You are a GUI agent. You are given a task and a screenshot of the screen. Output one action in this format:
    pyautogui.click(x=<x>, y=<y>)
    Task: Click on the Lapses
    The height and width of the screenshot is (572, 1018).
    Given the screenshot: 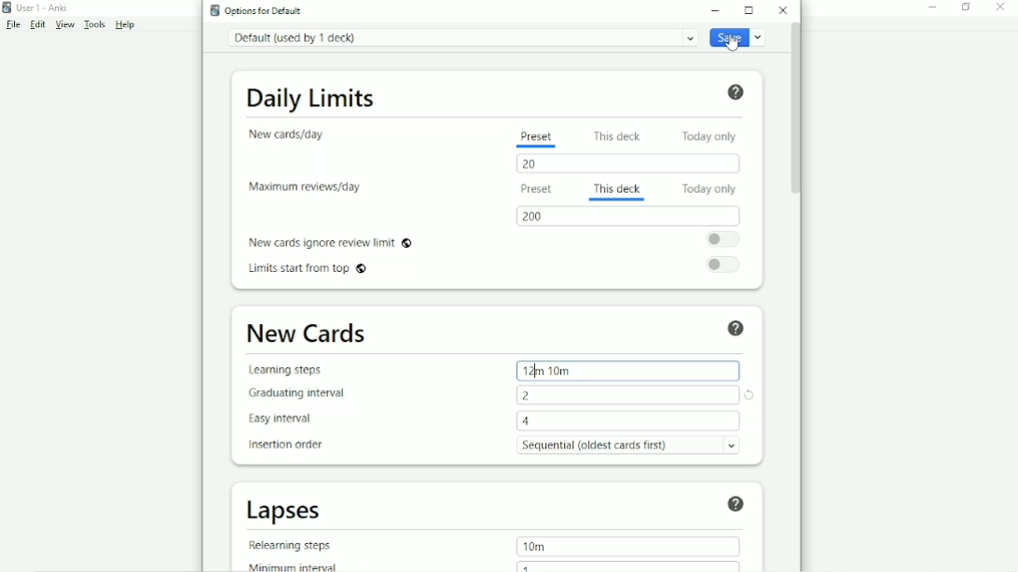 What is the action you would take?
    pyautogui.click(x=287, y=511)
    